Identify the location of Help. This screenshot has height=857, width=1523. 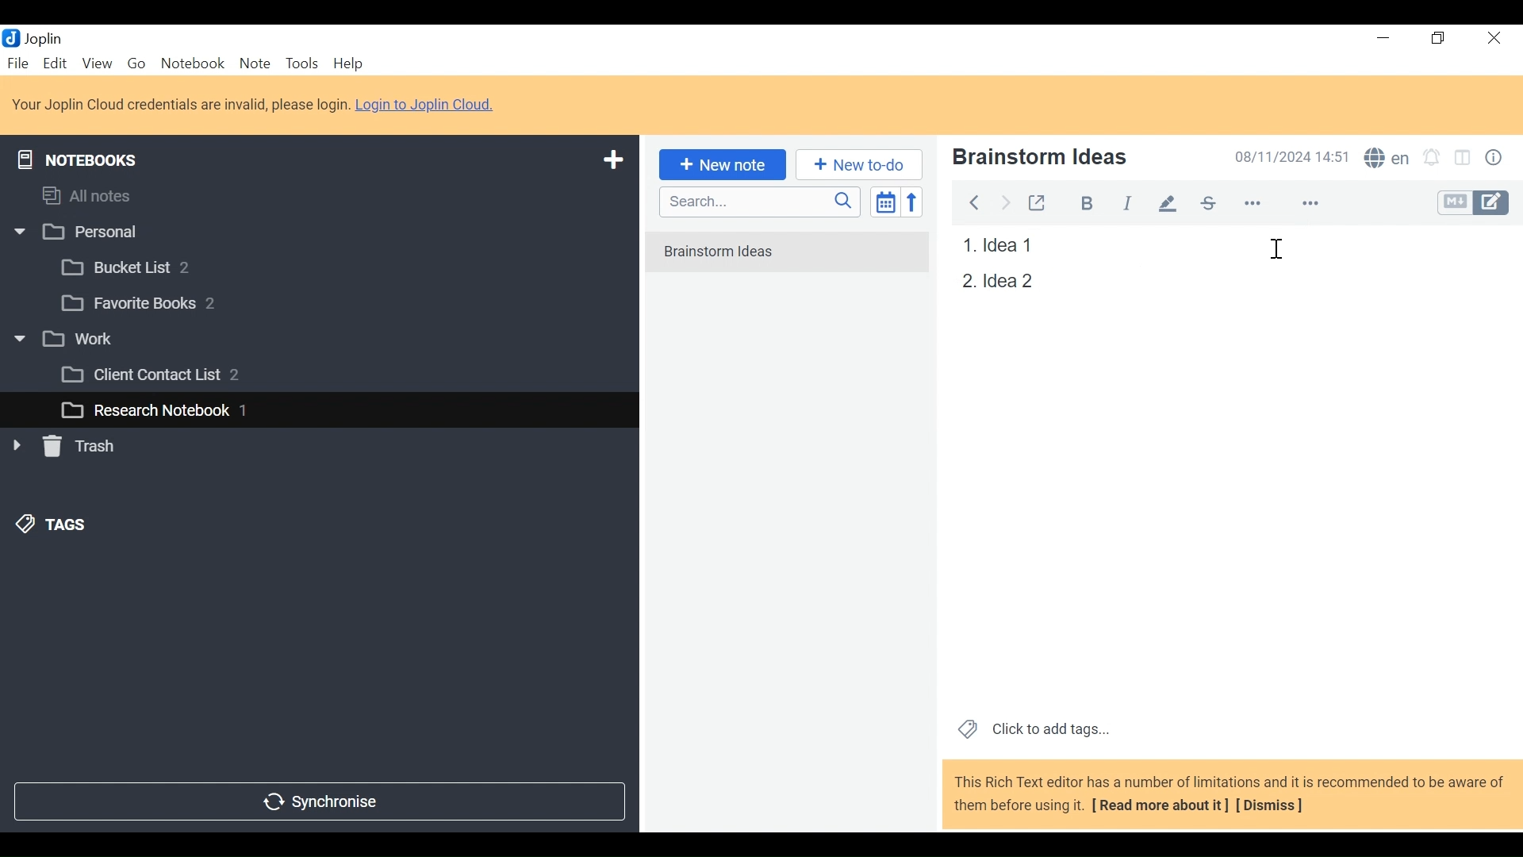
(351, 64).